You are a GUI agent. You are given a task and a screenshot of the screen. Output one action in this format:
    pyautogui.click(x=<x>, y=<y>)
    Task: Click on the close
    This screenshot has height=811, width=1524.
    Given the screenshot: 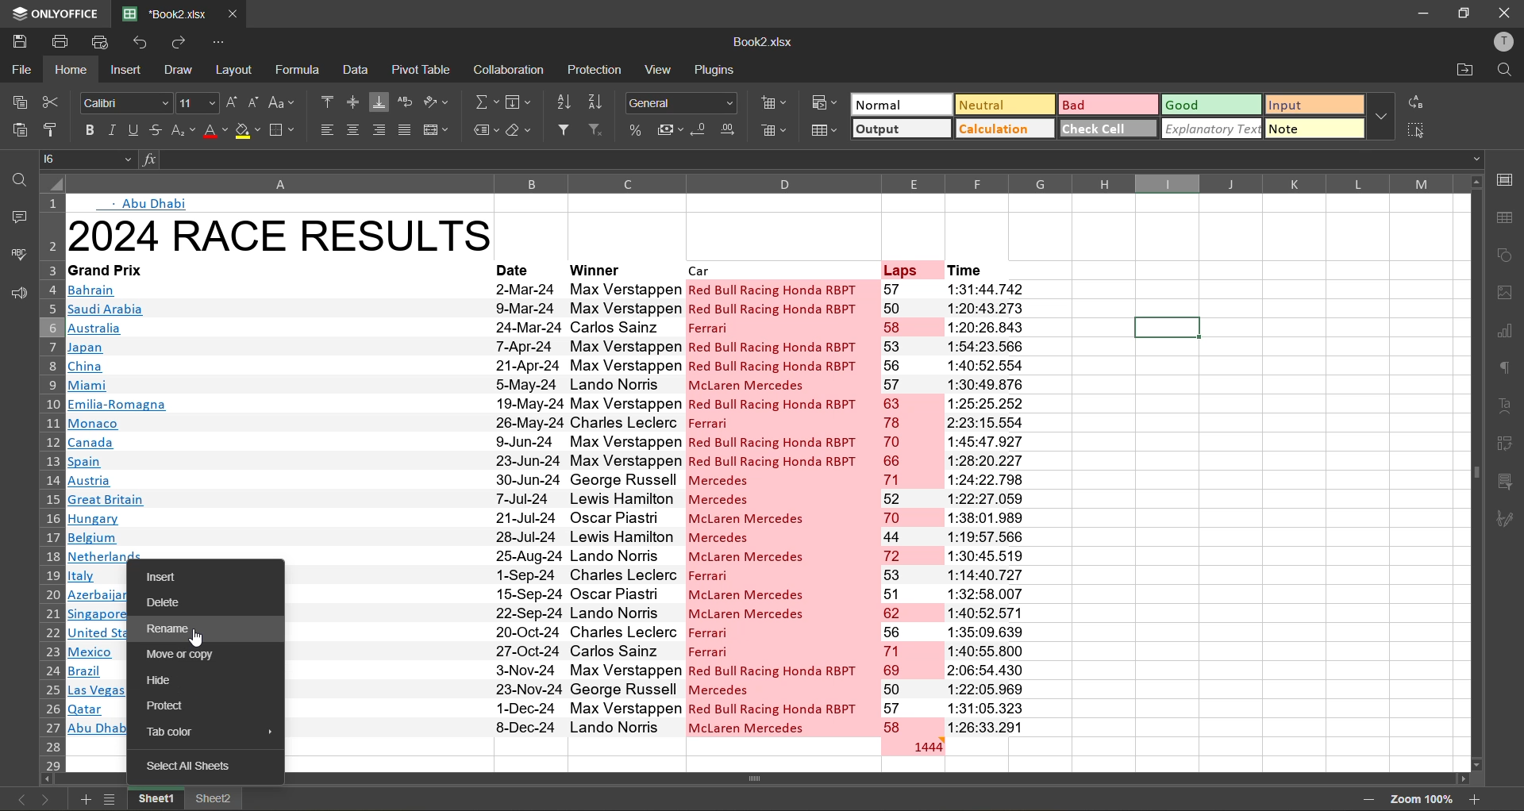 What is the action you would take?
    pyautogui.click(x=1505, y=14)
    